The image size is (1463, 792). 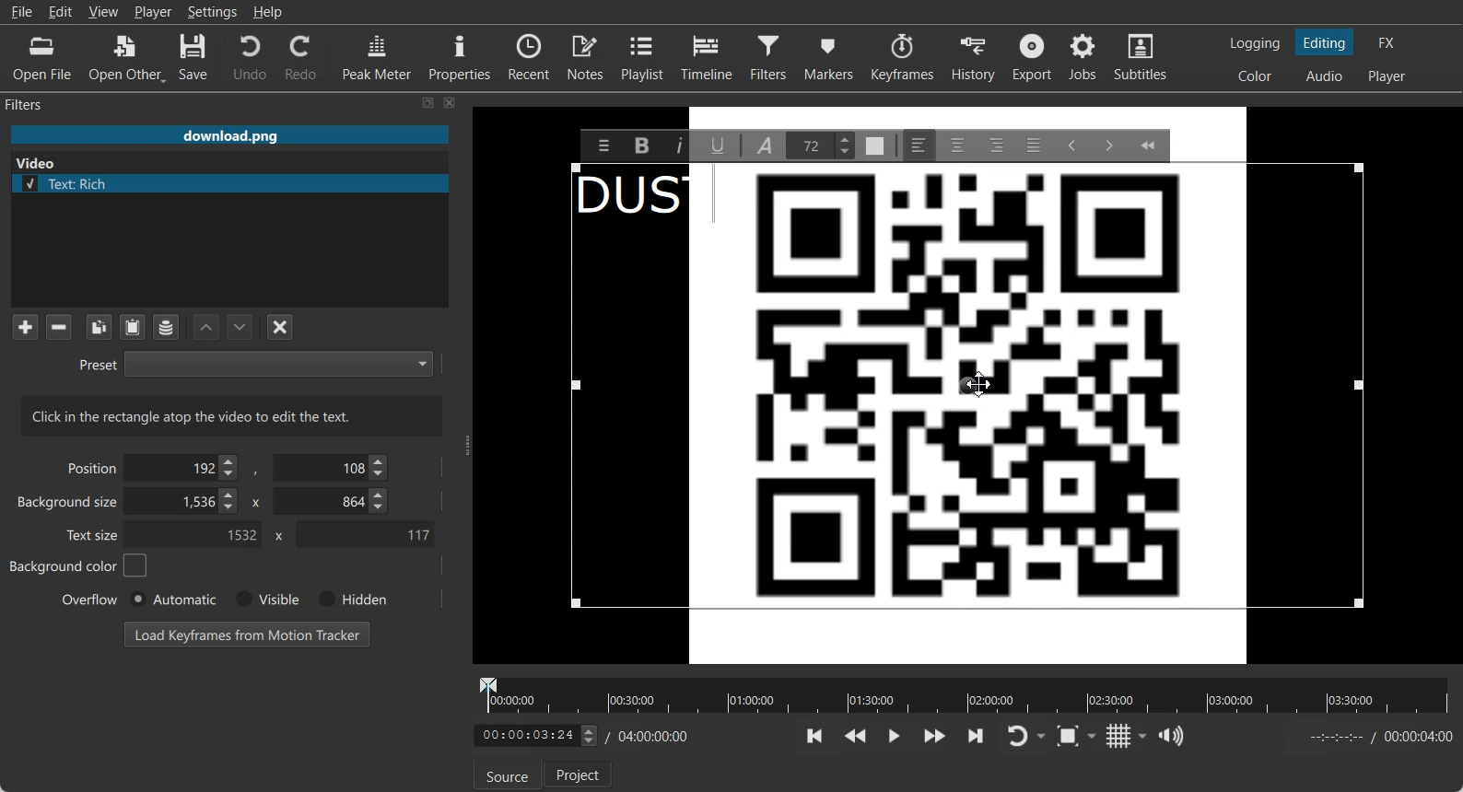 What do you see at coordinates (165, 328) in the screenshot?
I see `Save a filter set` at bounding box center [165, 328].